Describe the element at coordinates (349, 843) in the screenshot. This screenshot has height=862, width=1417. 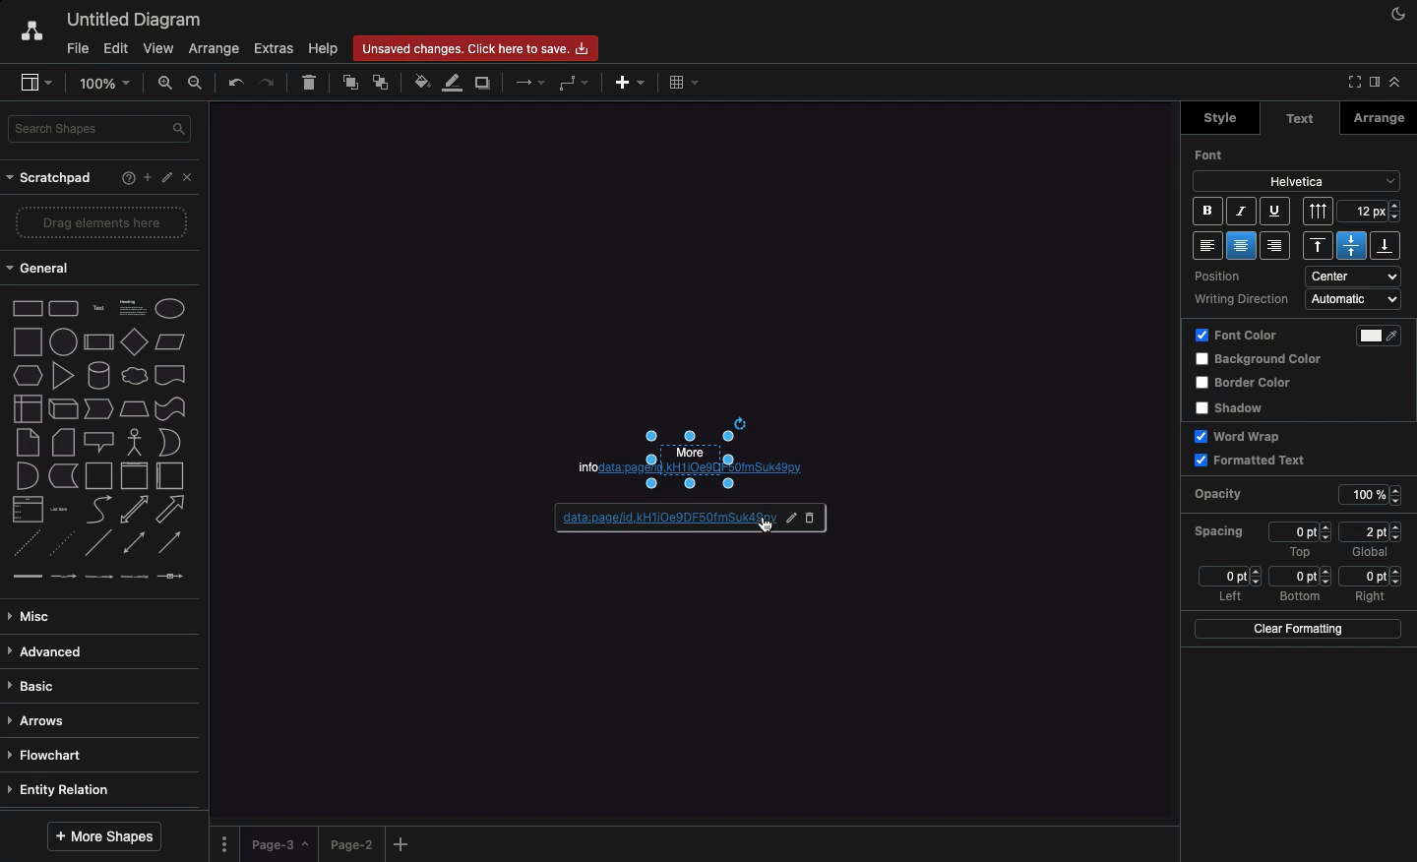
I see `Page 2` at that location.